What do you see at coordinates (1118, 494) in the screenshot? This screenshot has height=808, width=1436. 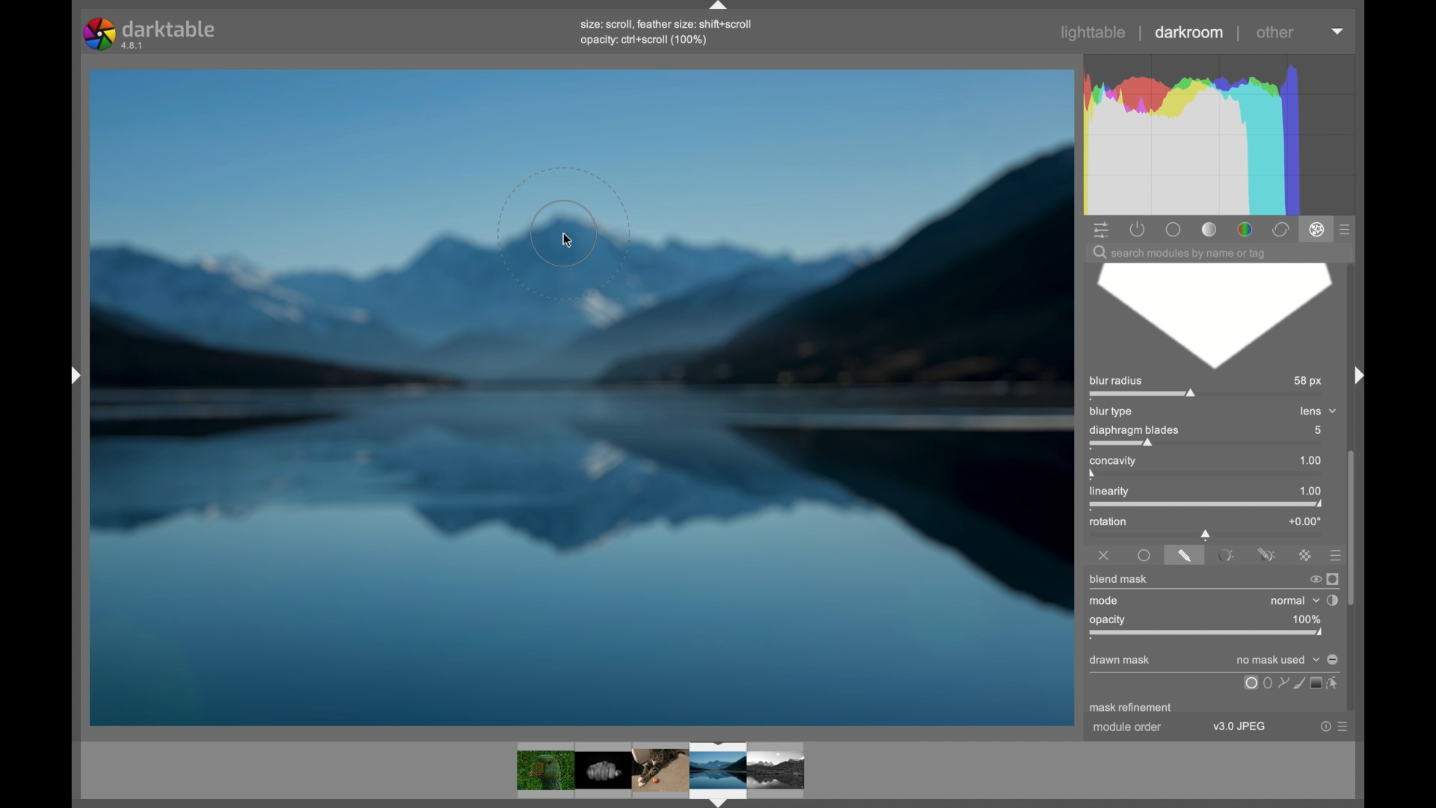 I see `linearity` at bounding box center [1118, 494].